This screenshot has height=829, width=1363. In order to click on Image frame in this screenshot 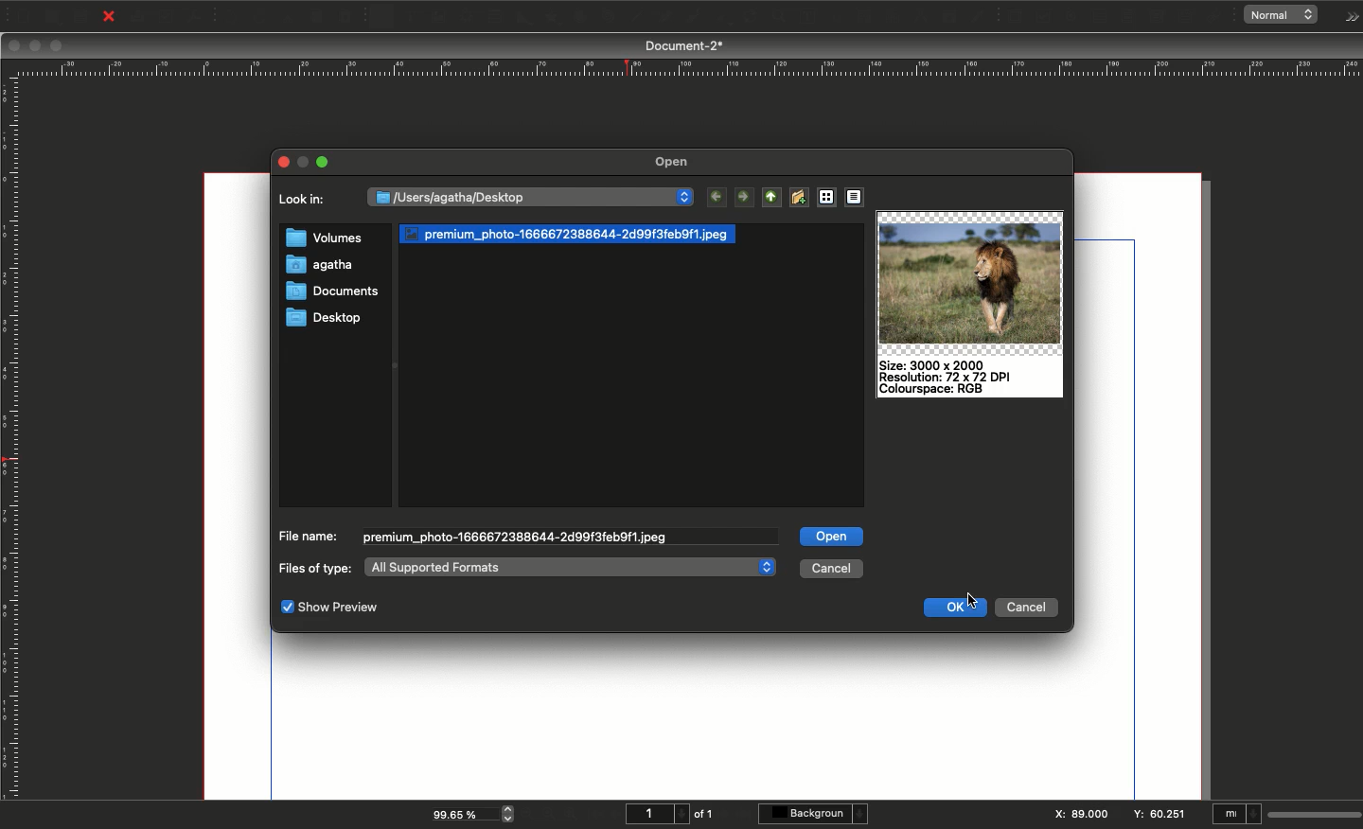, I will do `click(441, 19)`.